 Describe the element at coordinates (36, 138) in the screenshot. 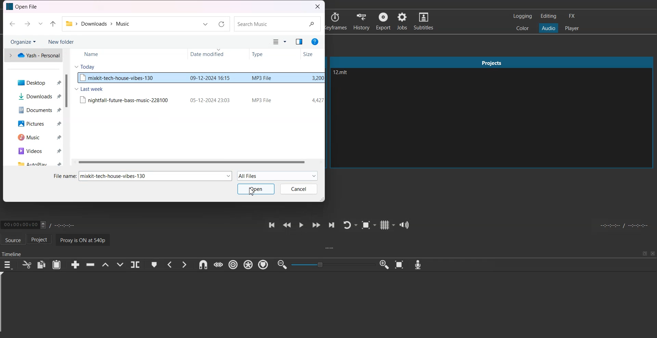

I see `Music` at that location.